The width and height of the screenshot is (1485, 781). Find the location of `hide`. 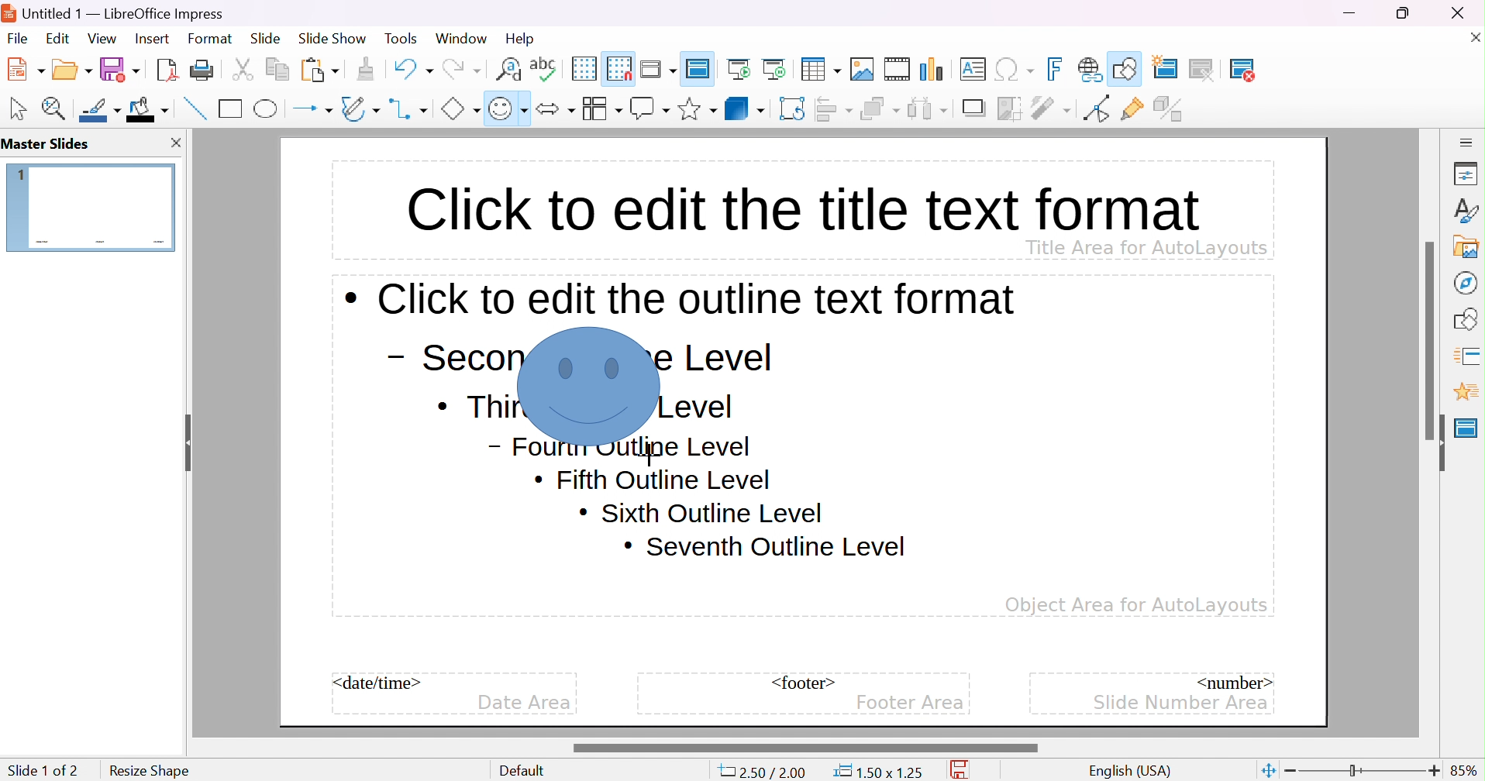

hide is located at coordinates (185, 438).